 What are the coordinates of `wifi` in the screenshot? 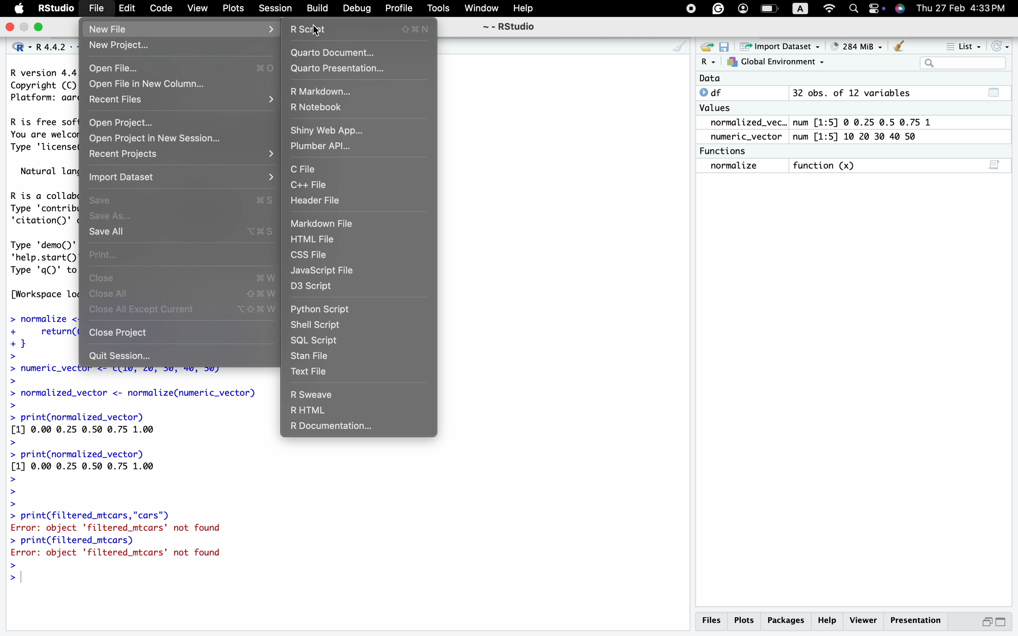 It's located at (830, 8).